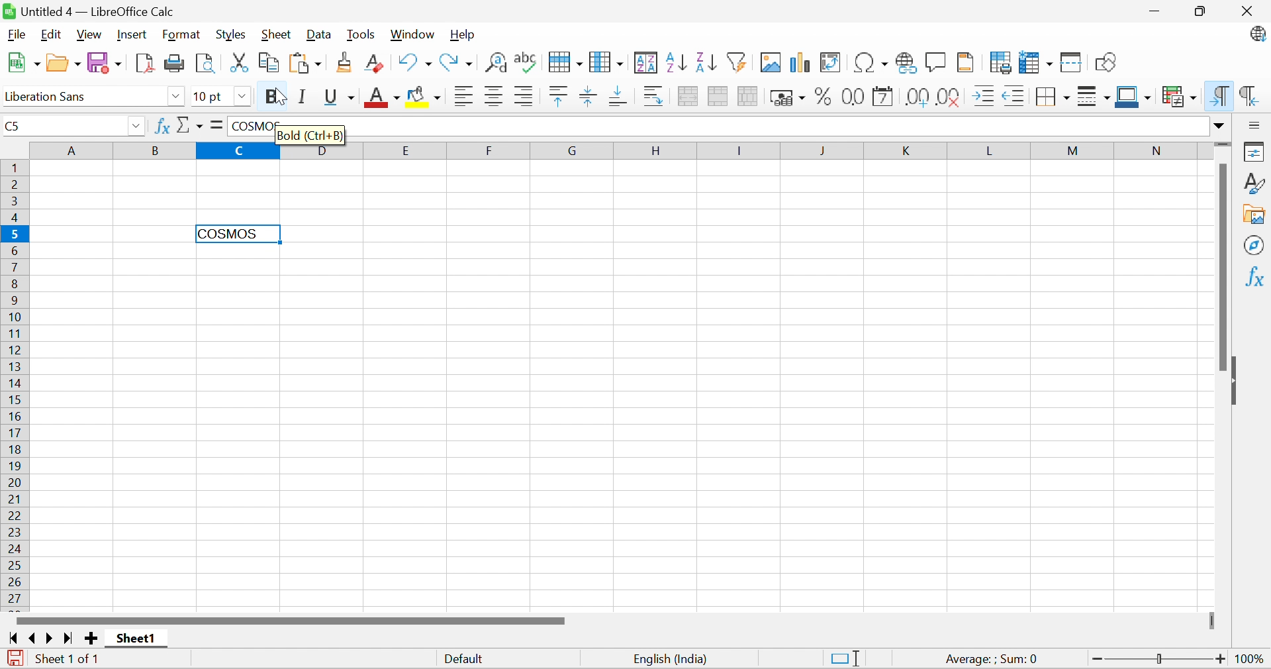  Describe the element at coordinates (589, 95) in the screenshot. I see `Center Vertically` at that location.